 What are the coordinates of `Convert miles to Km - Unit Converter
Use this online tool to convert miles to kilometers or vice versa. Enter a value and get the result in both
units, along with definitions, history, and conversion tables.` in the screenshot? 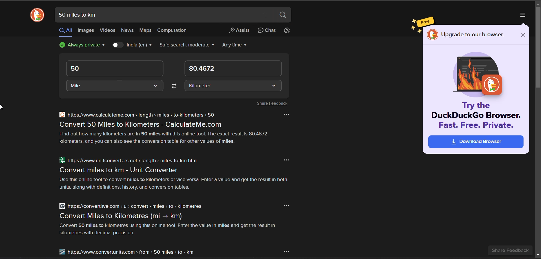 It's located at (181, 179).